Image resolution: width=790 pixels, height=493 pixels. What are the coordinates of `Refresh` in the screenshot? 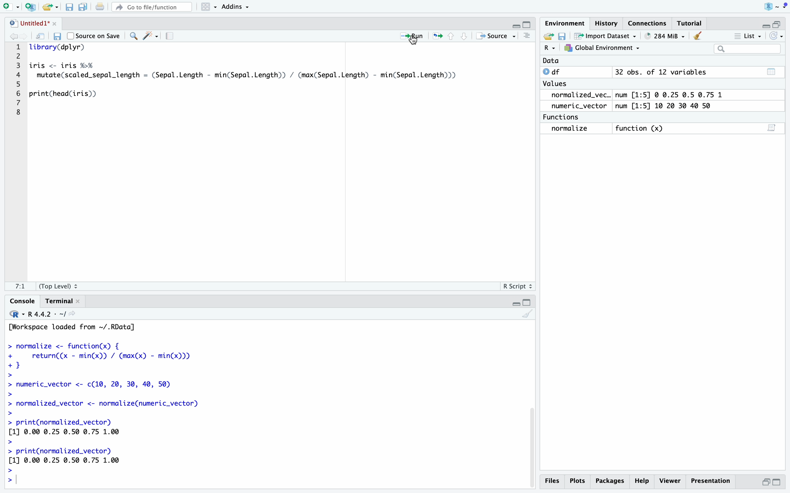 It's located at (41, 36).